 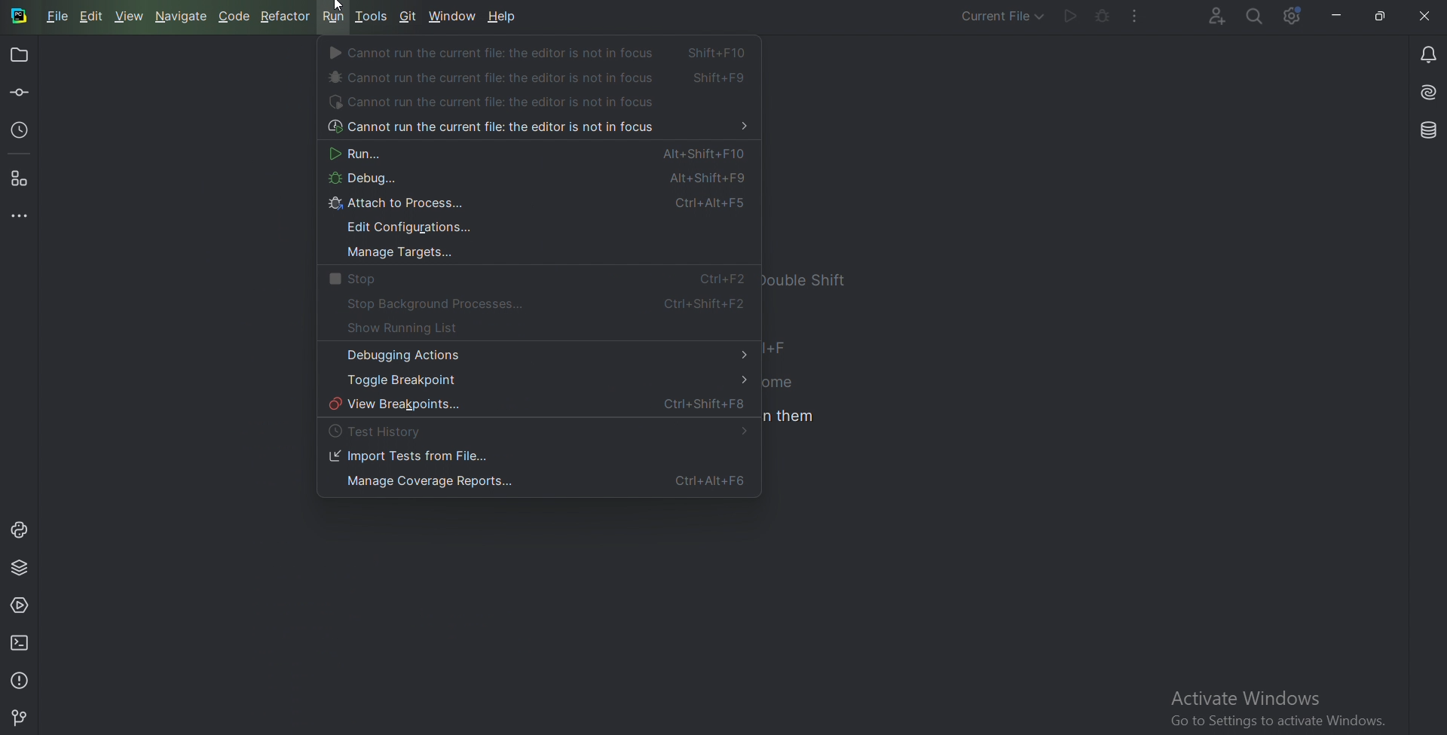 I want to click on Show running list, so click(x=417, y=329).